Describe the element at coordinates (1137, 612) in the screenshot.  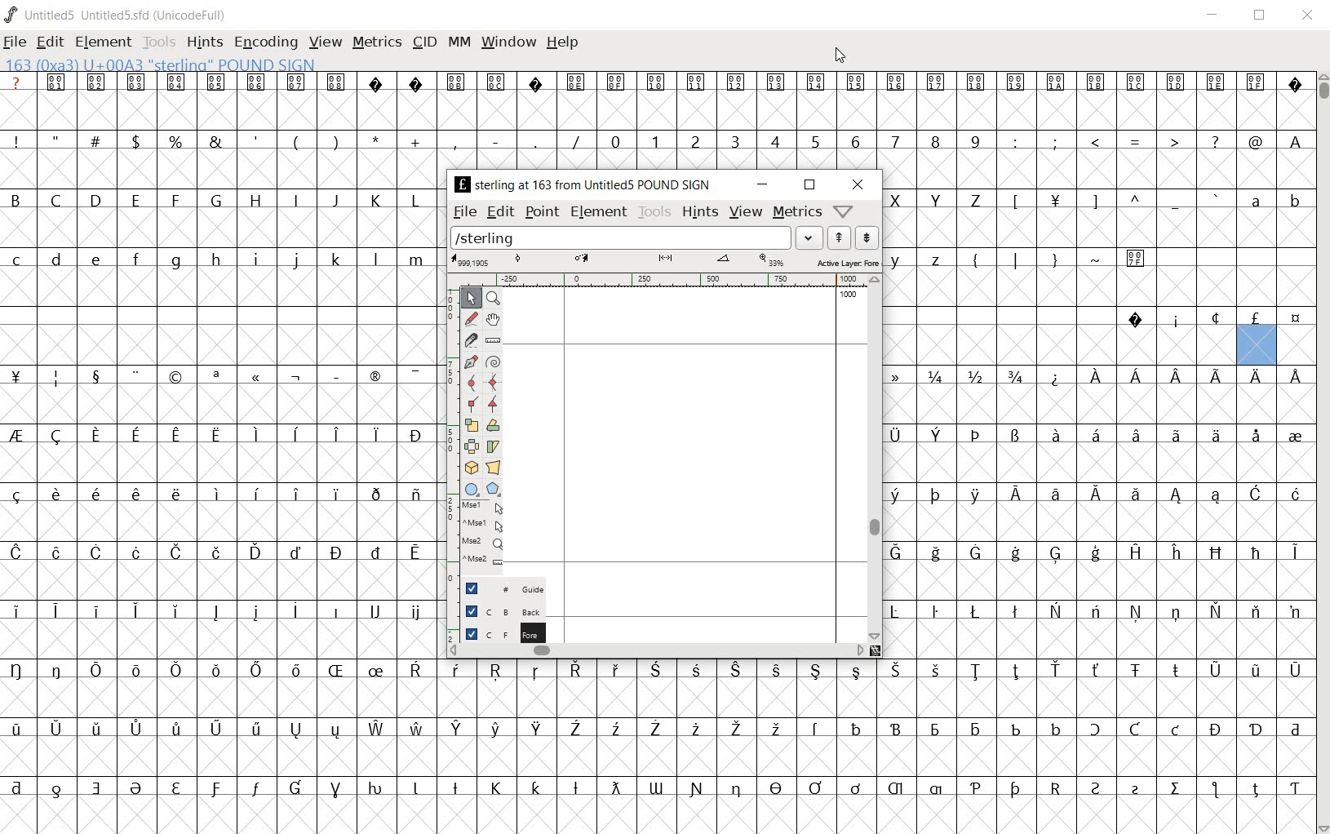
I see `Symbol` at that location.